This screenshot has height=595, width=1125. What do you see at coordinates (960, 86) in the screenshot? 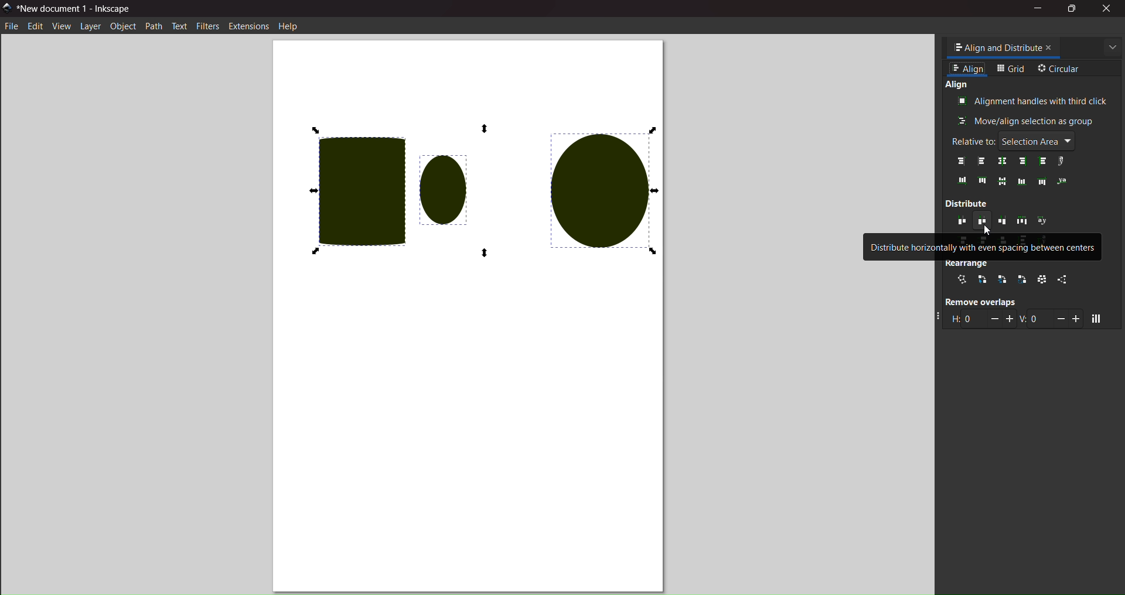
I see `align` at bounding box center [960, 86].